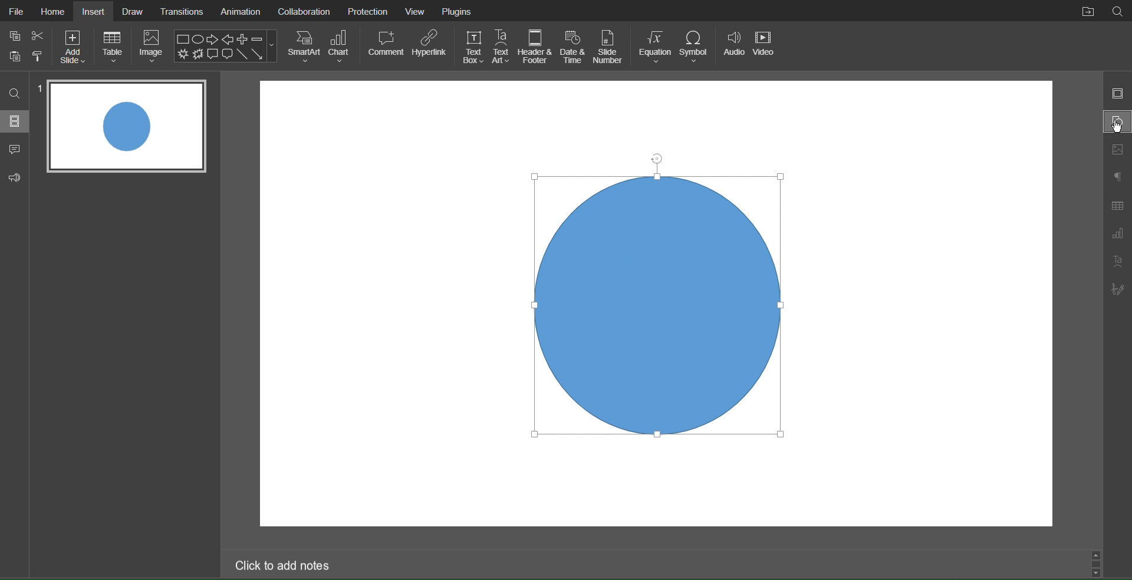  Describe the element at coordinates (767, 48) in the screenshot. I see `Video` at that location.